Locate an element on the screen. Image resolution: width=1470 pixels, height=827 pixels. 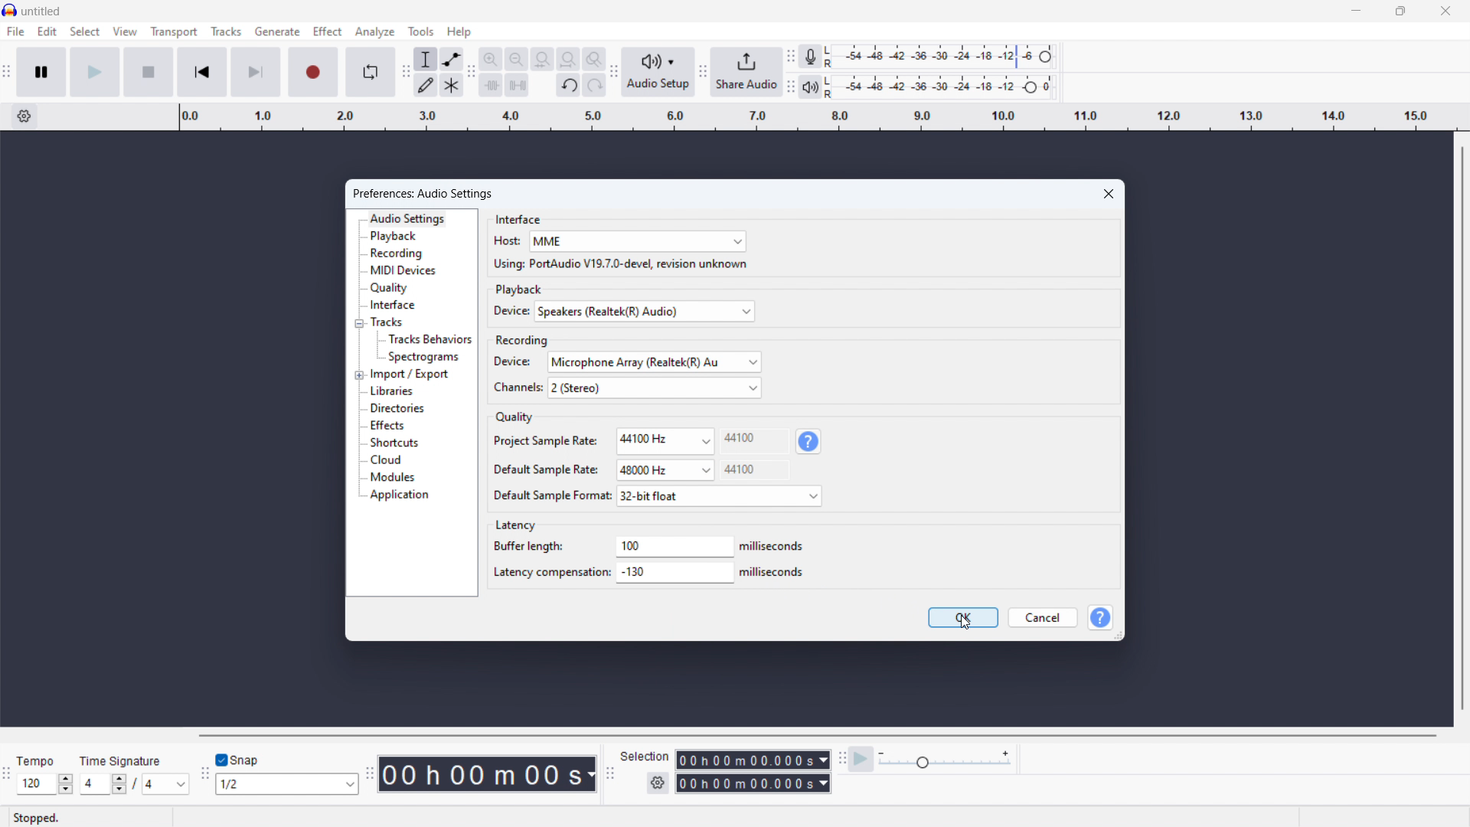
close is located at coordinates (1446, 10).